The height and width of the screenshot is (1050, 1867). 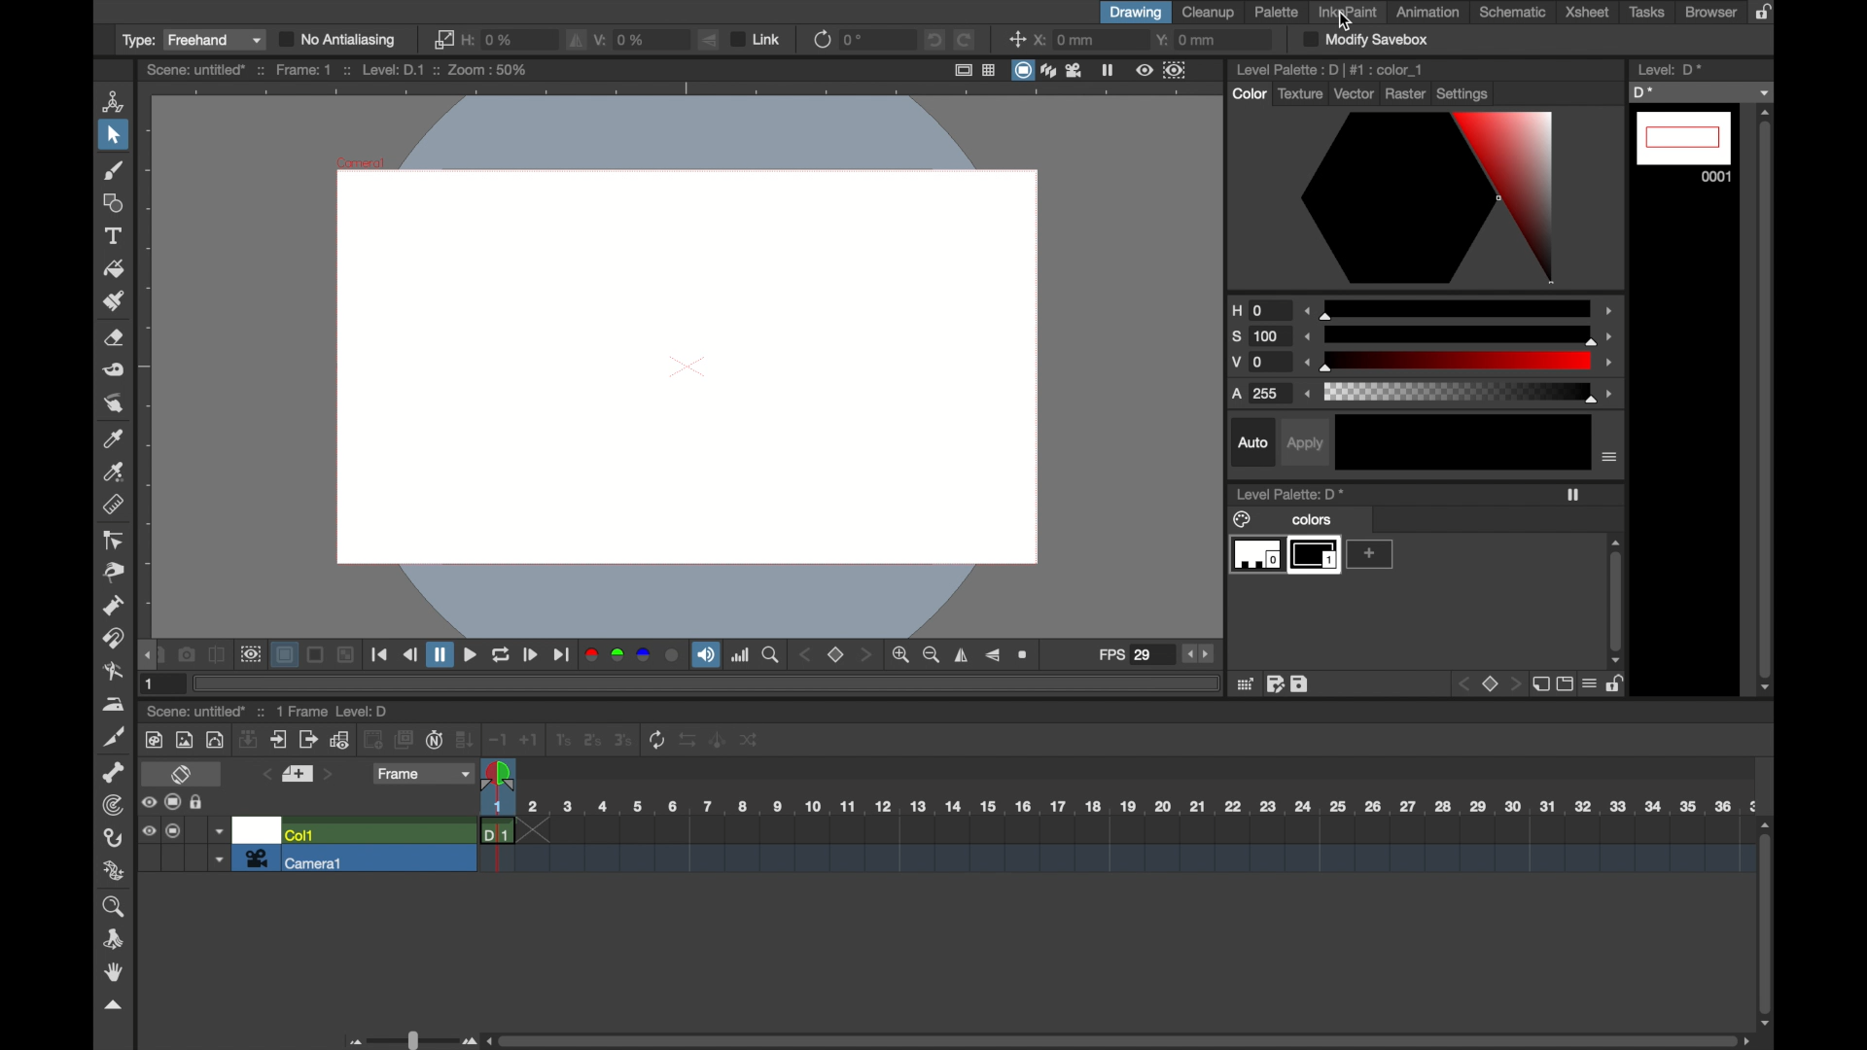 What do you see at coordinates (308, 740) in the screenshot?
I see `forward` at bounding box center [308, 740].